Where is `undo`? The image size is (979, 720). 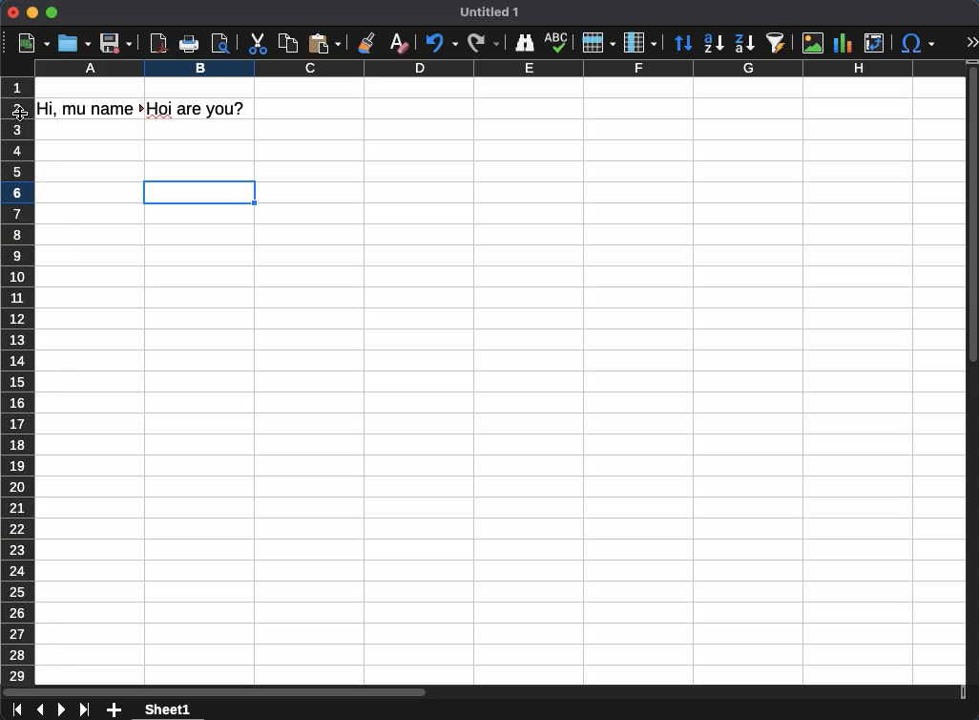 undo is located at coordinates (445, 42).